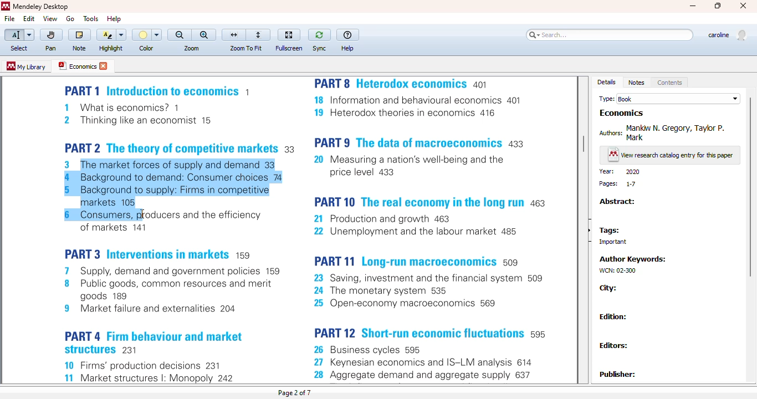  What do you see at coordinates (114, 18) in the screenshot?
I see `help` at bounding box center [114, 18].